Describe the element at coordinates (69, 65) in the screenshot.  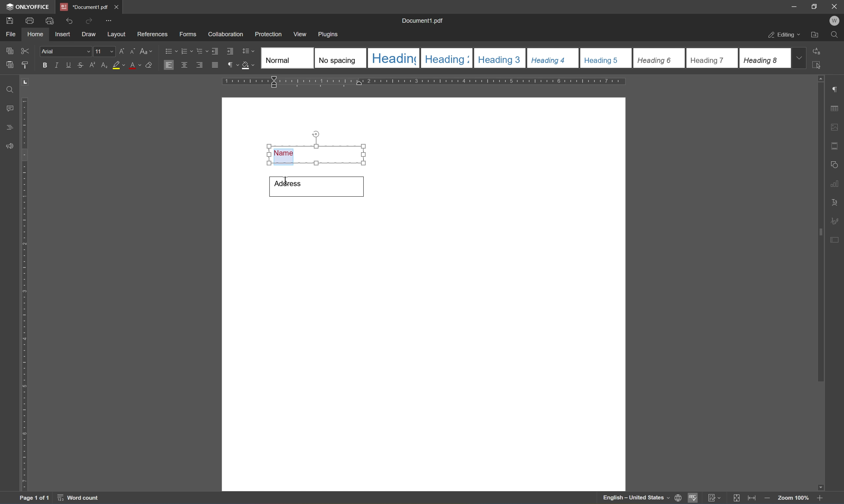
I see `underline` at that location.